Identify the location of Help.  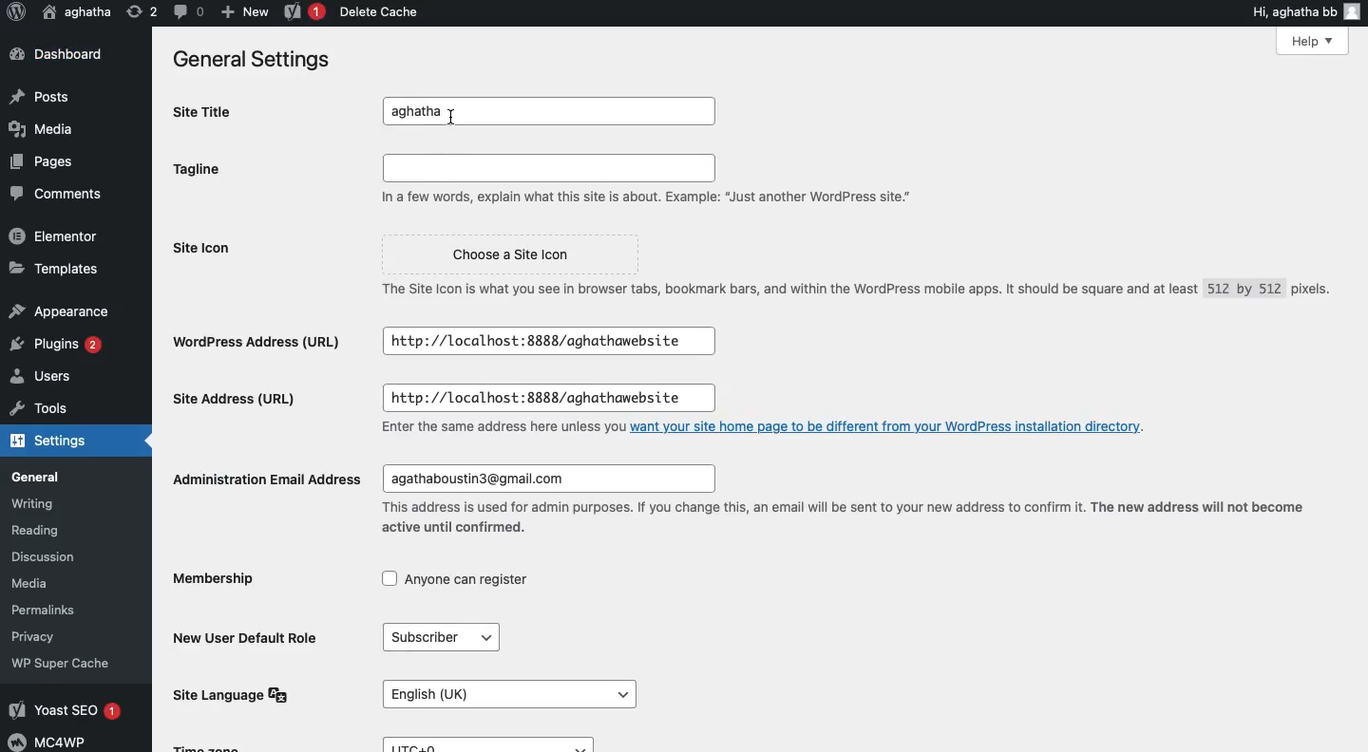
(1314, 41).